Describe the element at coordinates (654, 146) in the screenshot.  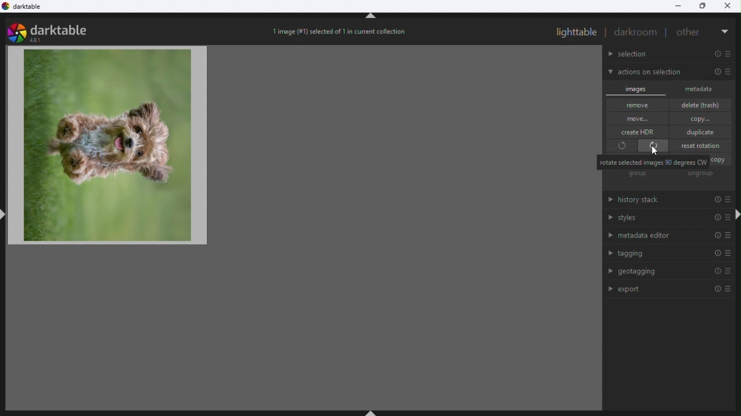
I see `Rotate 90 degrees clockwise` at that location.